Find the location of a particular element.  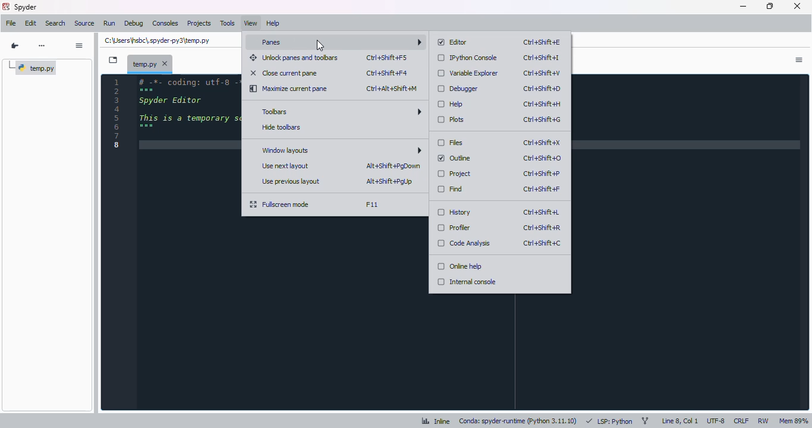

use previous layout is located at coordinates (290, 181).